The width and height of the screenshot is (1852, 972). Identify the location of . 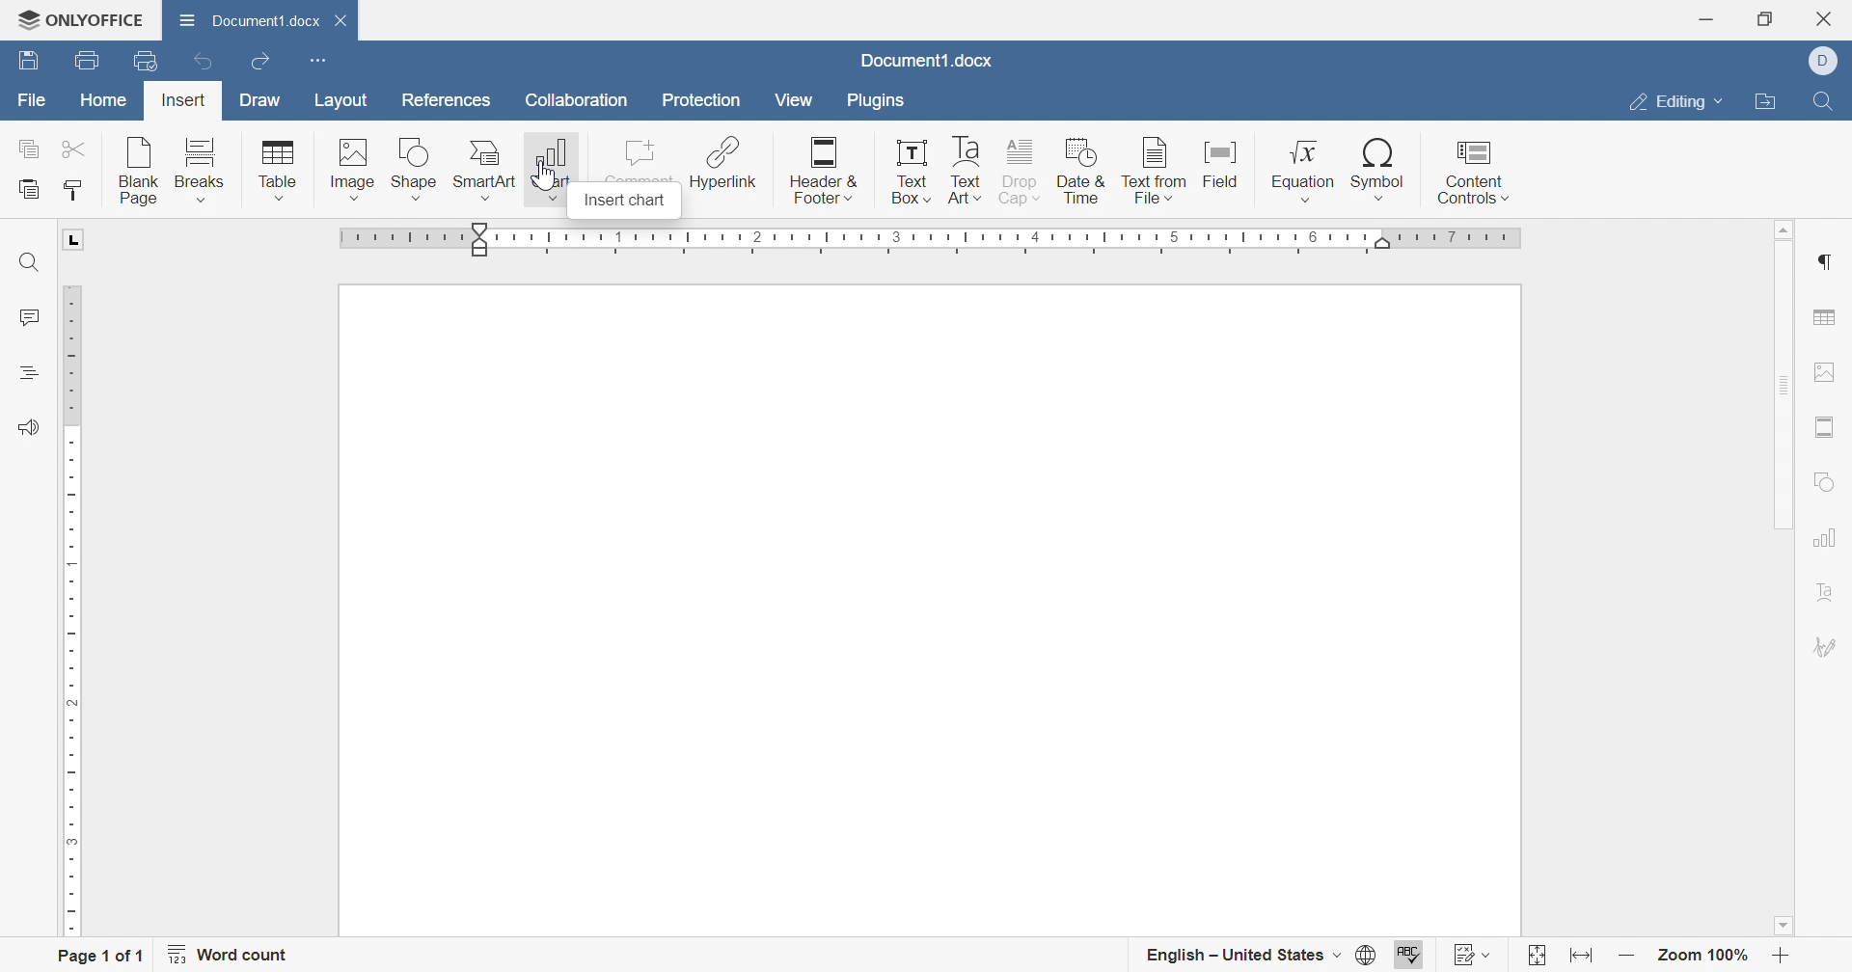
(735, 162).